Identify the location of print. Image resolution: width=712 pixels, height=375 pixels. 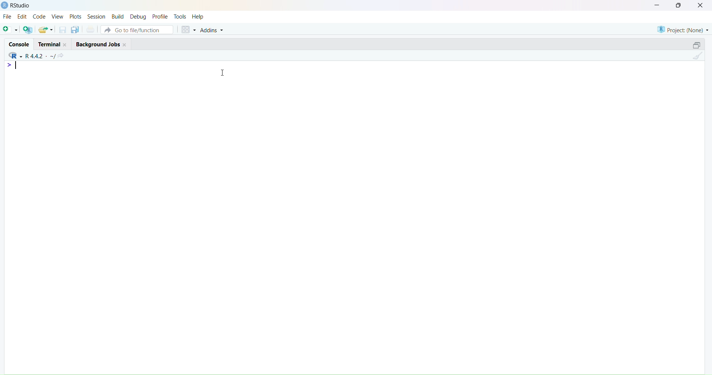
(91, 29).